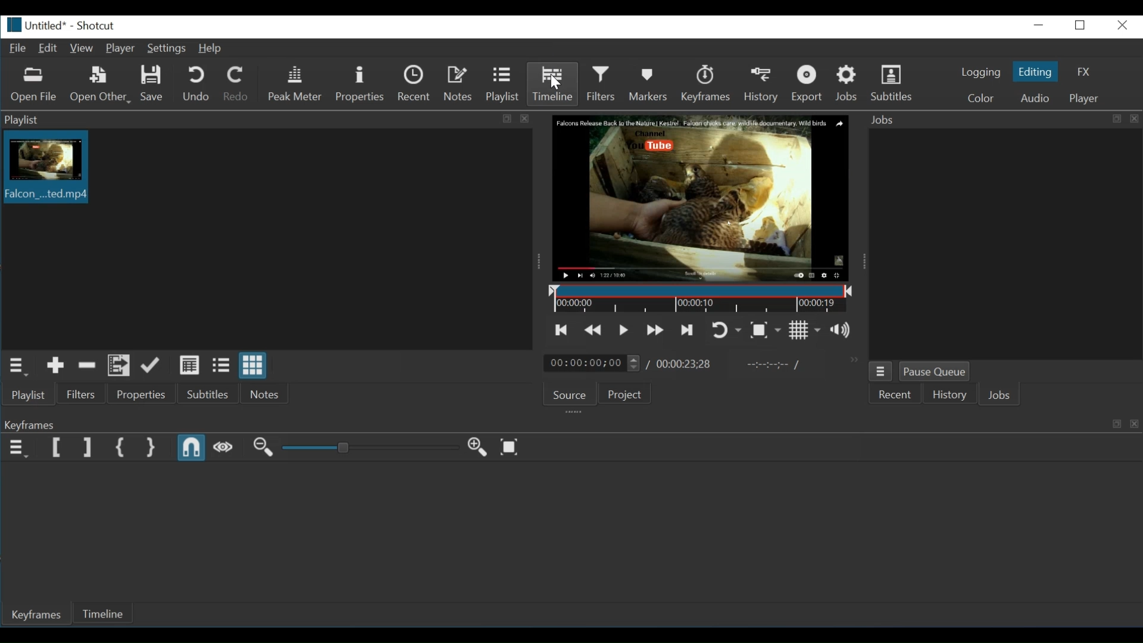 This screenshot has width=1143, height=643. I want to click on Peak Meter, so click(297, 83).